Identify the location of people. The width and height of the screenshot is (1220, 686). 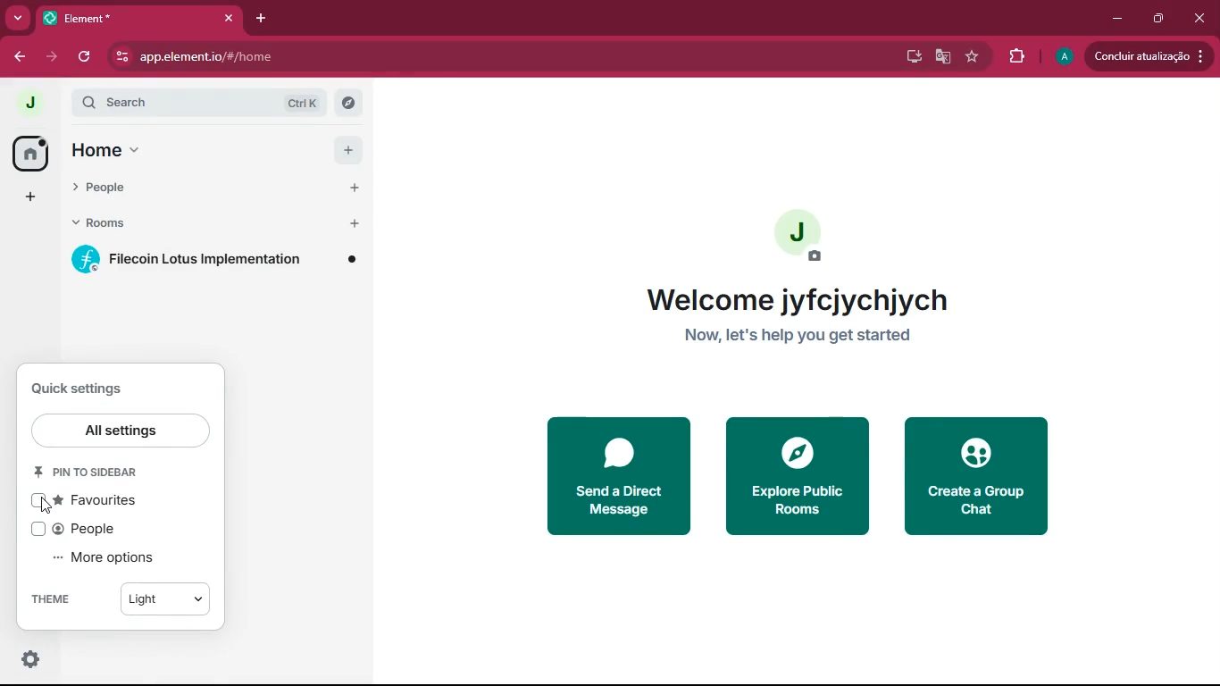
(89, 530).